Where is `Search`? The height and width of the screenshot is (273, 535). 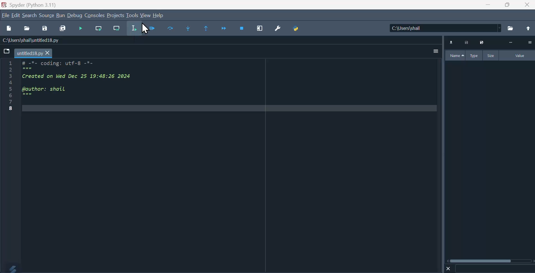
Search is located at coordinates (30, 15).